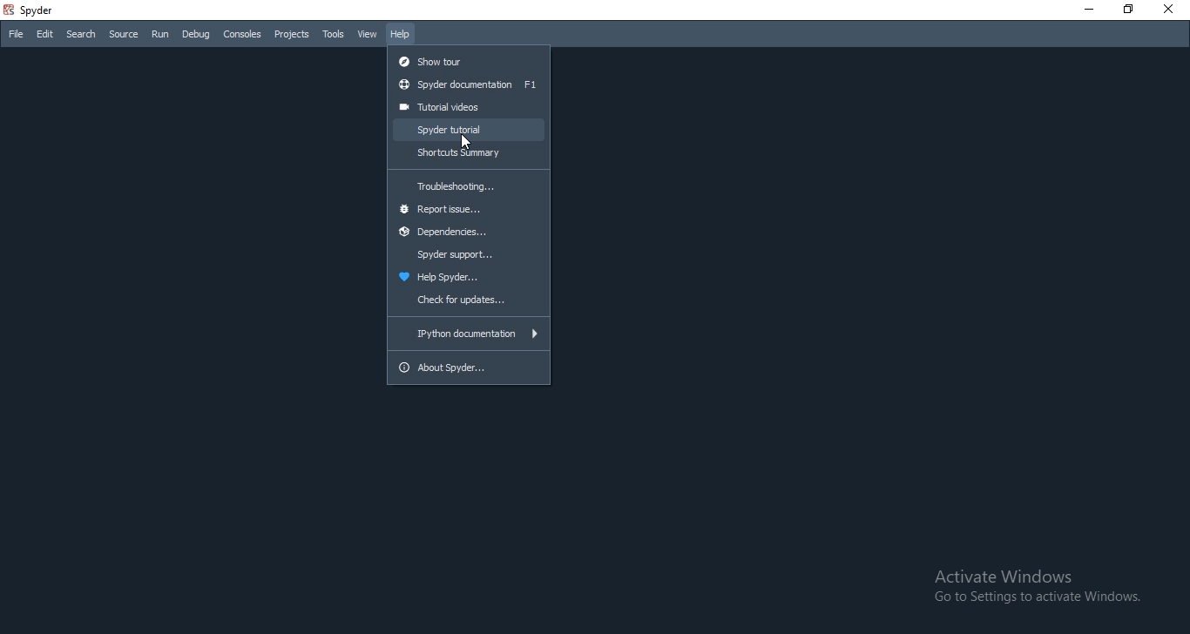  What do you see at coordinates (194, 33) in the screenshot?
I see `Debug` at bounding box center [194, 33].